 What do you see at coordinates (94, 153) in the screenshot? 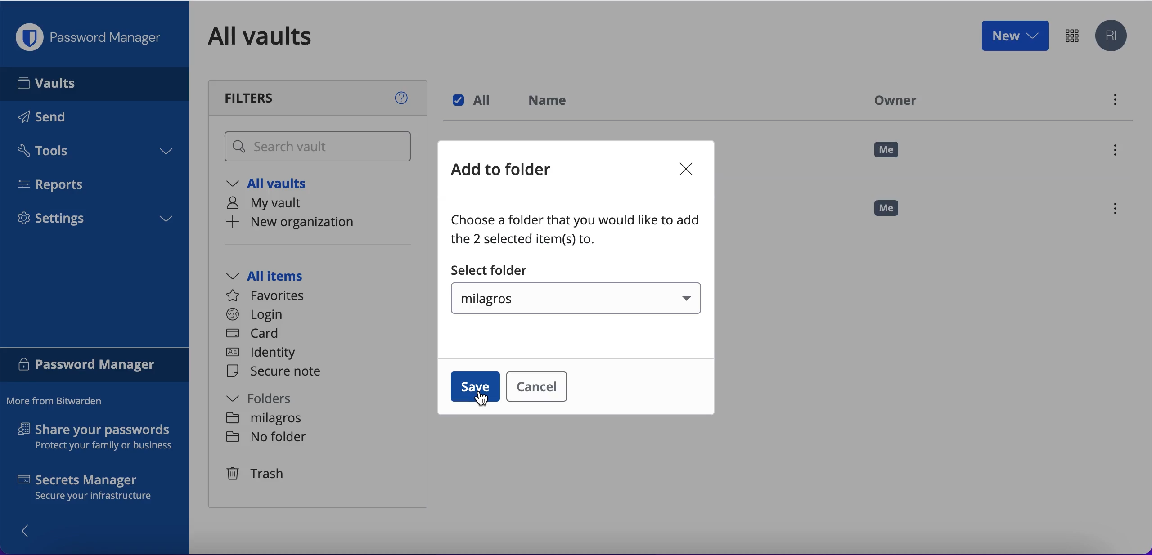
I see `tools` at bounding box center [94, 153].